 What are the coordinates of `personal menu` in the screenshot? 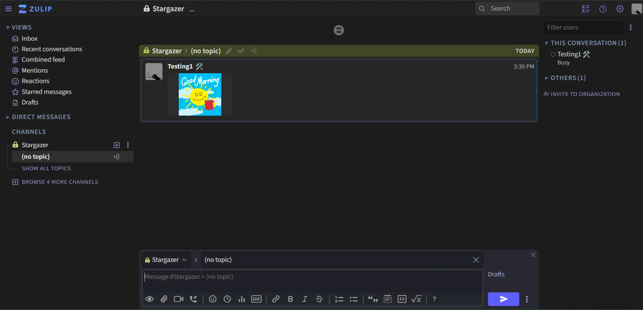 It's located at (636, 9).